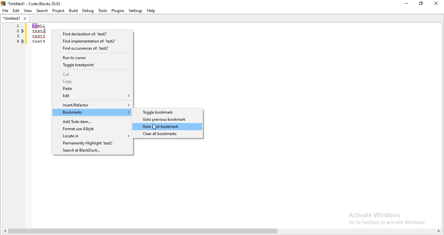  Describe the element at coordinates (93, 82) in the screenshot. I see `Copy` at that location.